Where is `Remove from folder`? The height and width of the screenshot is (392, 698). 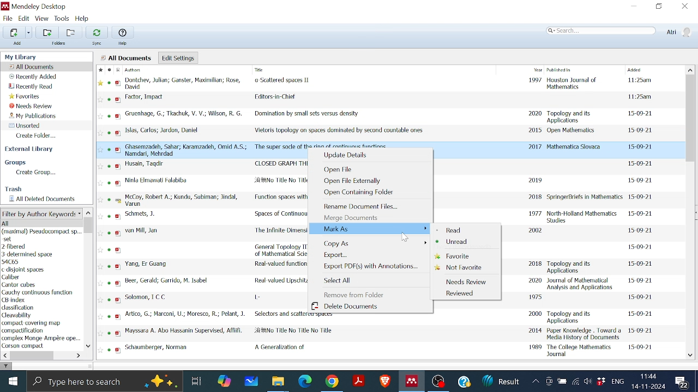
Remove from folder is located at coordinates (358, 295).